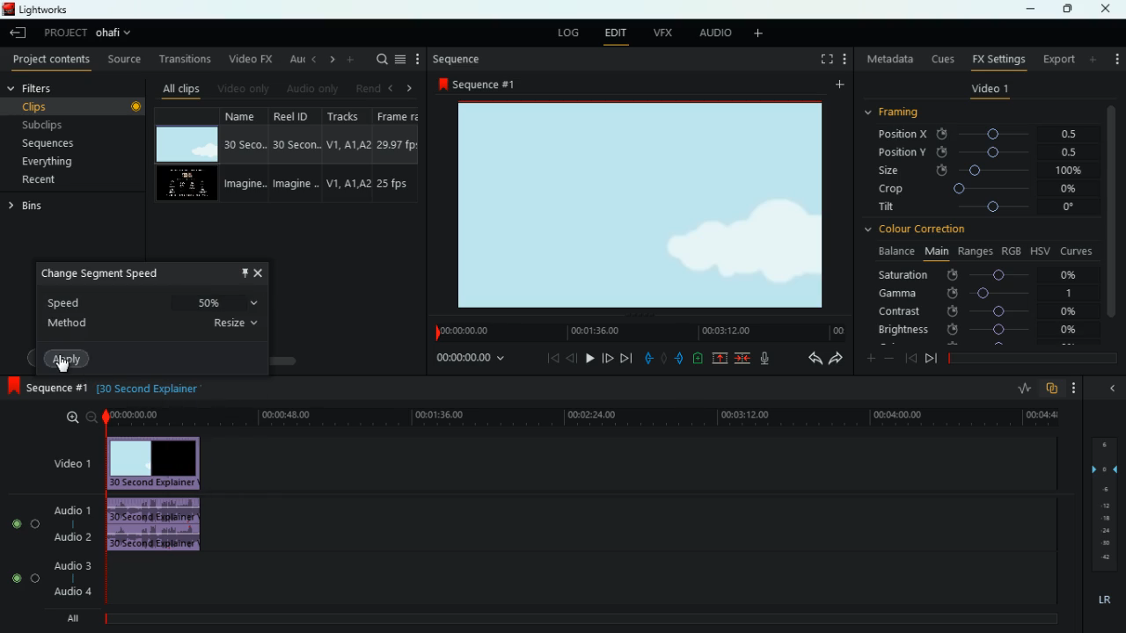 The height and width of the screenshot is (633, 1126). What do you see at coordinates (721, 358) in the screenshot?
I see `up` at bounding box center [721, 358].